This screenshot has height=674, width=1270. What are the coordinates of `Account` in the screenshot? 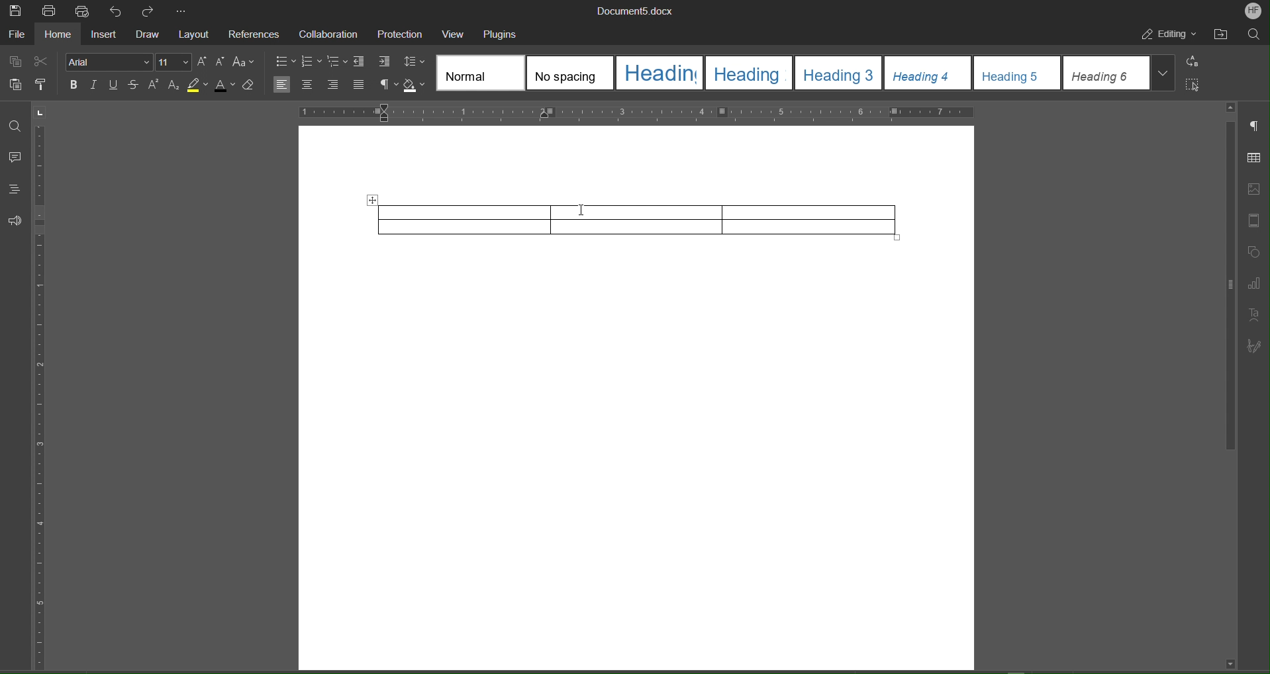 It's located at (1251, 11).